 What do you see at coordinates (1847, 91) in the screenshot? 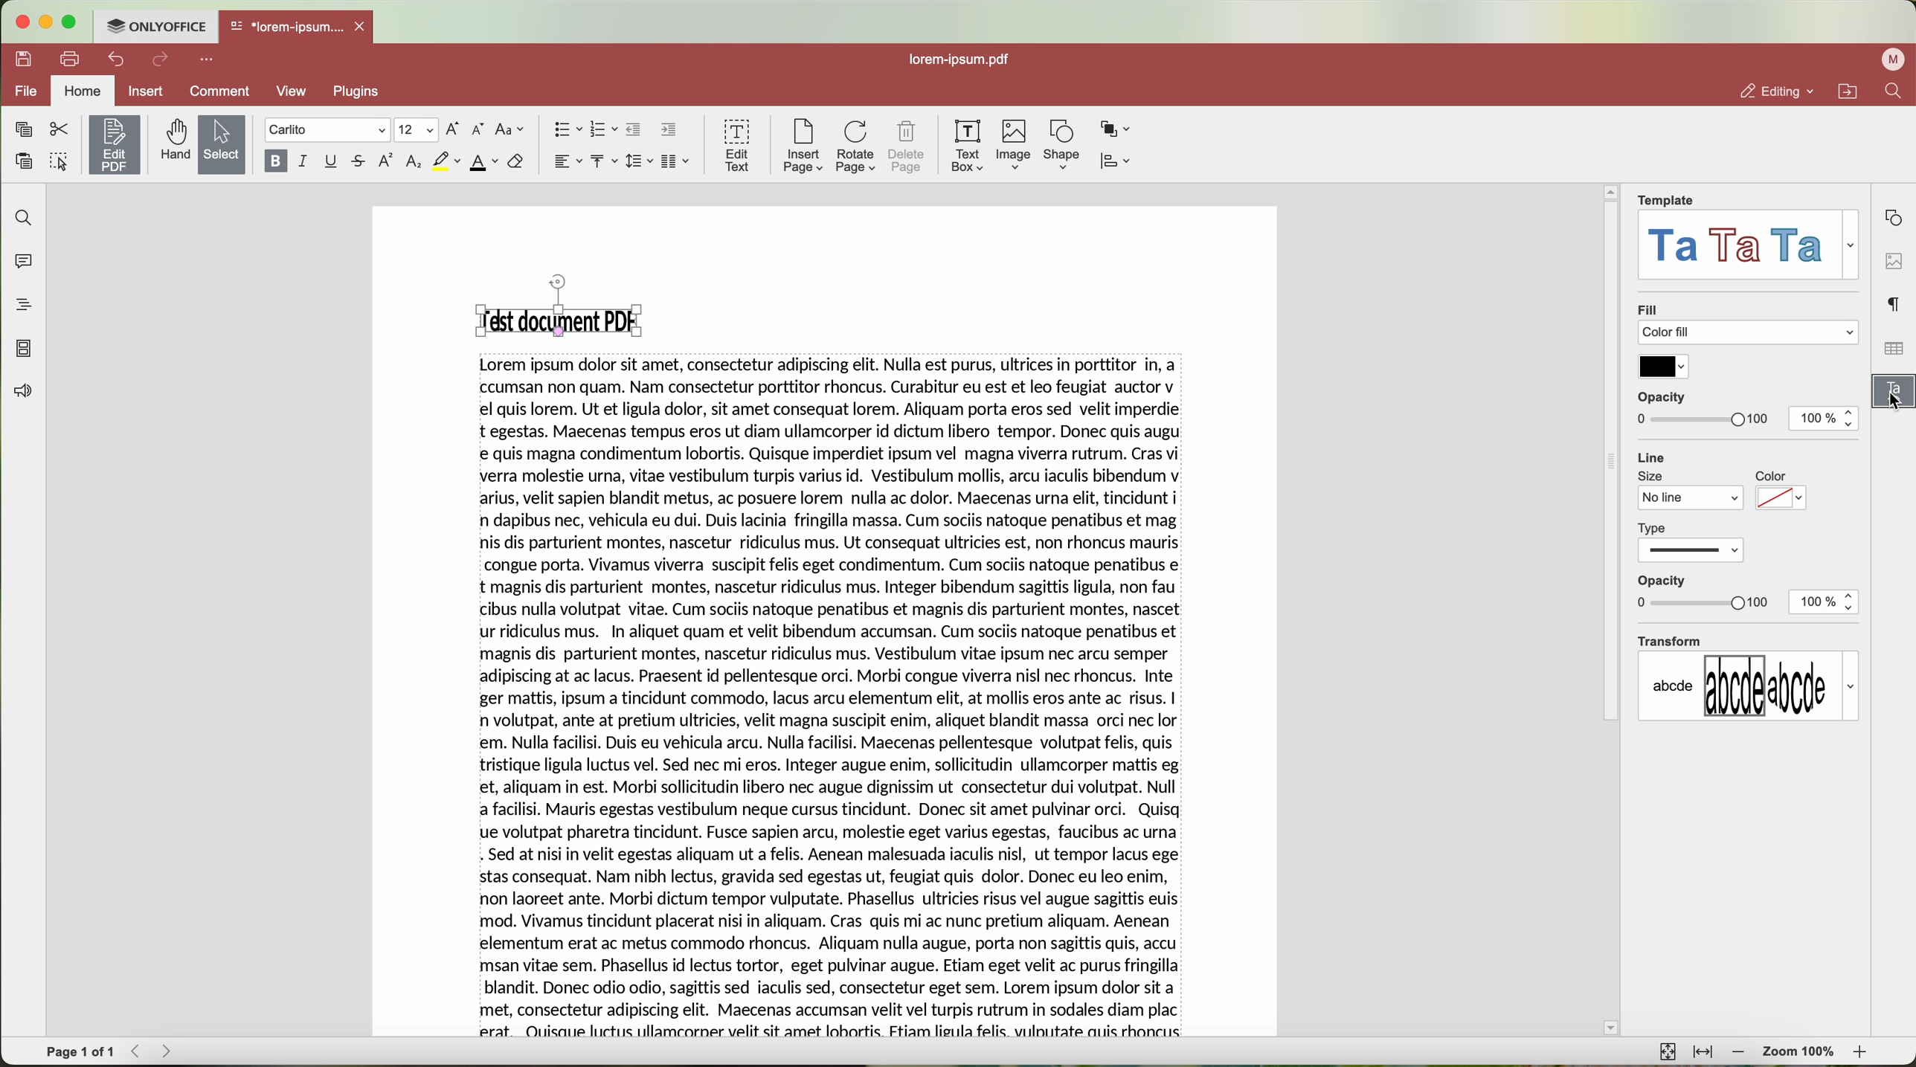
I see `open file location` at bounding box center [1847, 91].